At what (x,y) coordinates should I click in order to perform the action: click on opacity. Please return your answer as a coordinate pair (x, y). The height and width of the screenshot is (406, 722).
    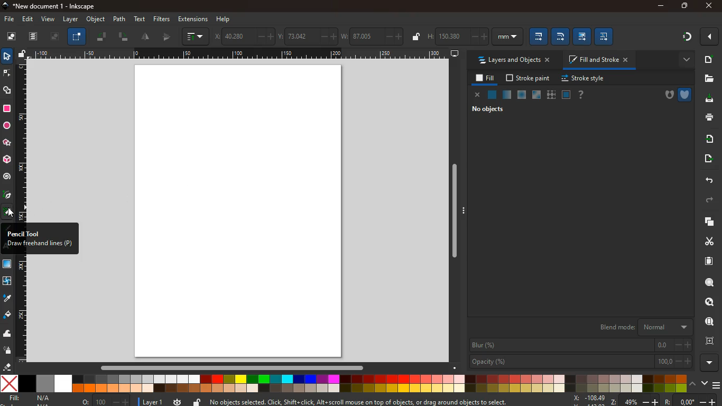
    Looking at the image, I should click on (581, 362).